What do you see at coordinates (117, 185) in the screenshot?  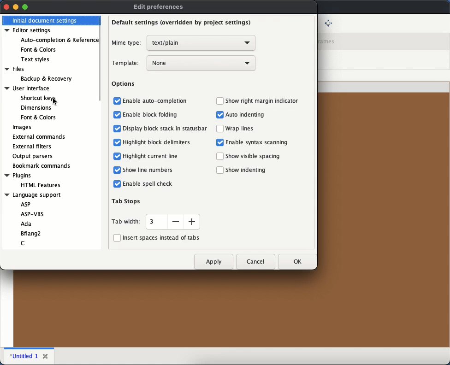 I see `checkbox enabled` at bounding box center [117, 185].